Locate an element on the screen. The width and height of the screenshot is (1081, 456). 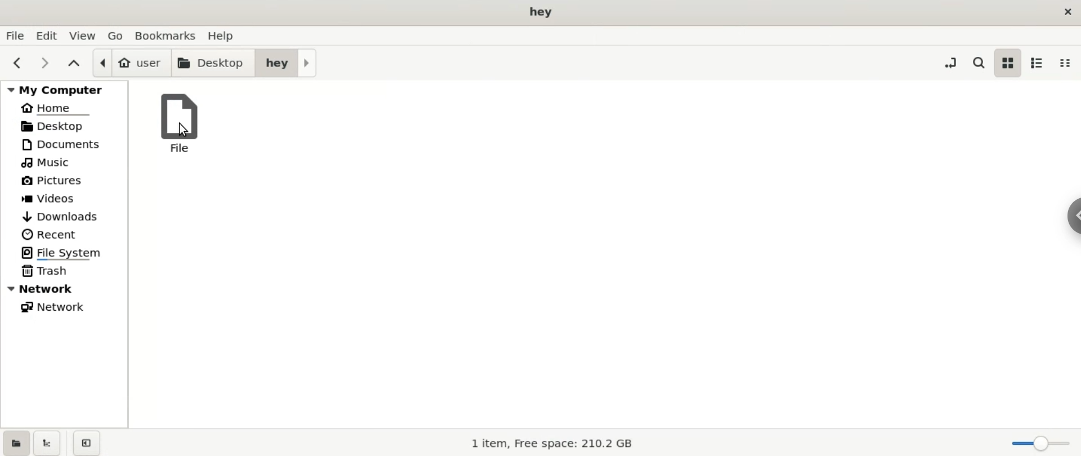
hey is located at coordinates (288, 63).